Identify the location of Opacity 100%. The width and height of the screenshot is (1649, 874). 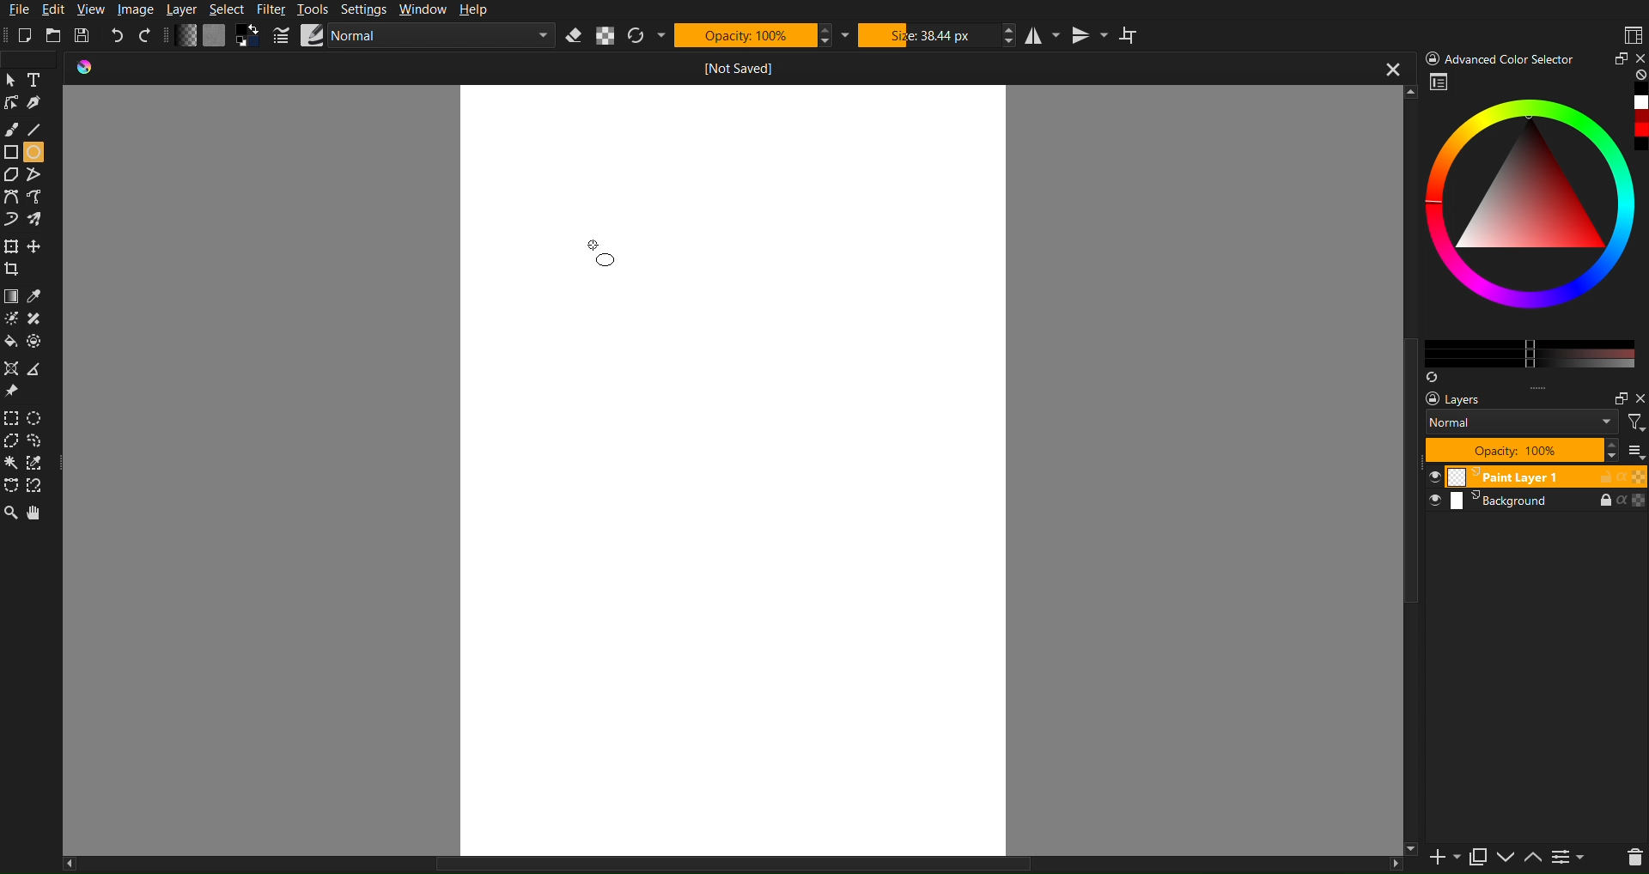
(1523, 449).